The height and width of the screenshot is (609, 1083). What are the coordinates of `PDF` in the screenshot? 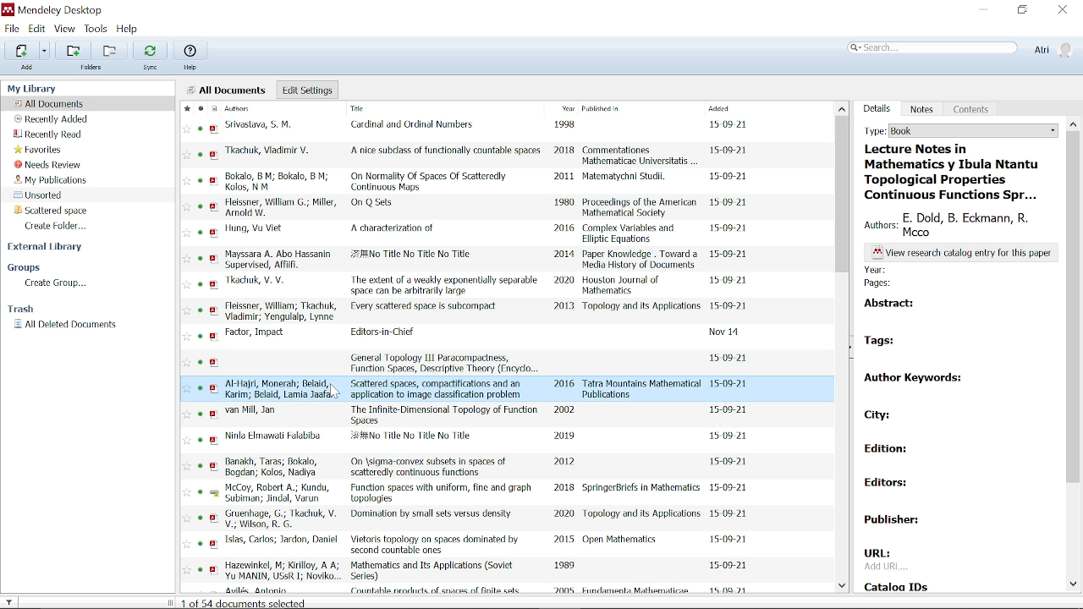 It's located at (212, 348).